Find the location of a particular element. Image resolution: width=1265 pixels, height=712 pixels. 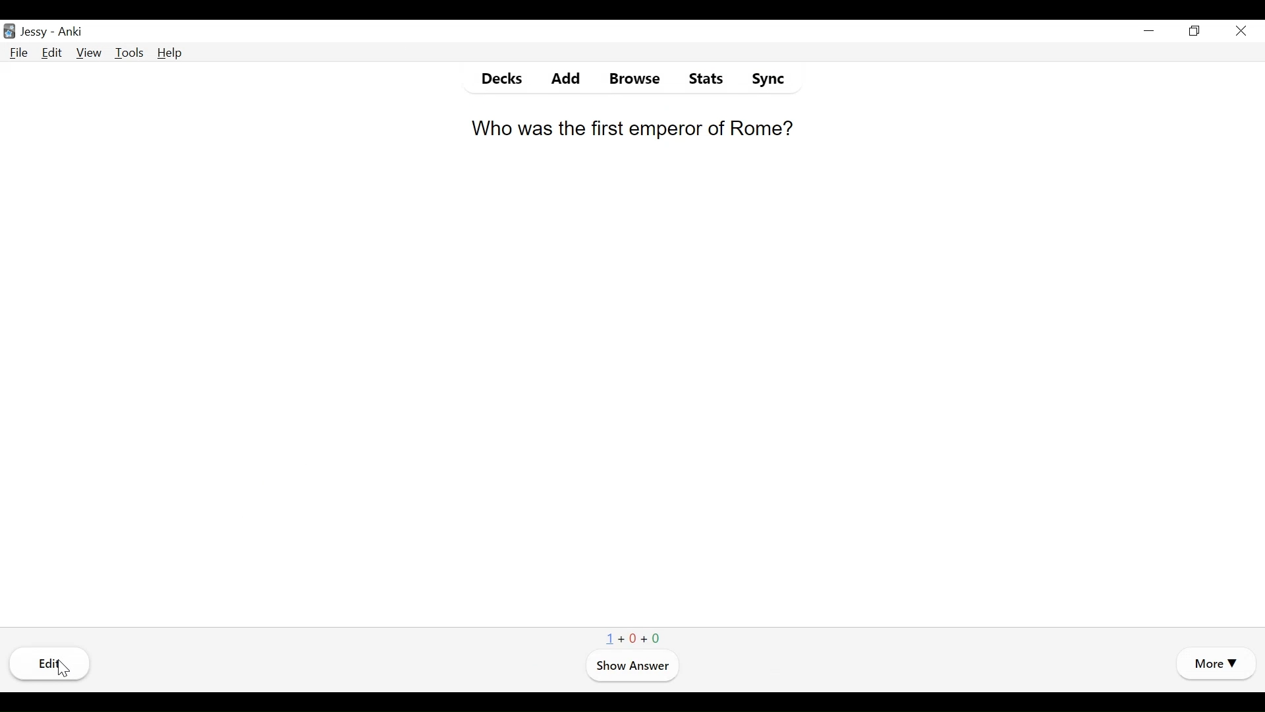

Close is located at coordinates (1239, 30).